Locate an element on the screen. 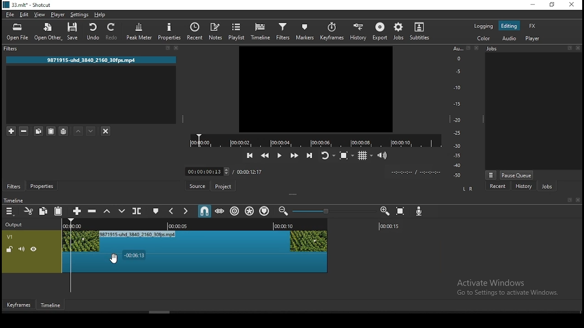  save is located at coordinates (75, 32).